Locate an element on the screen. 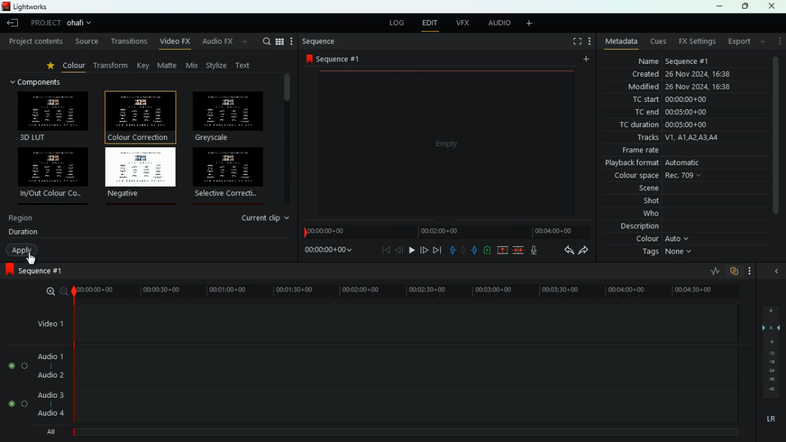  audio 1 is located at coordinates (51, 356).